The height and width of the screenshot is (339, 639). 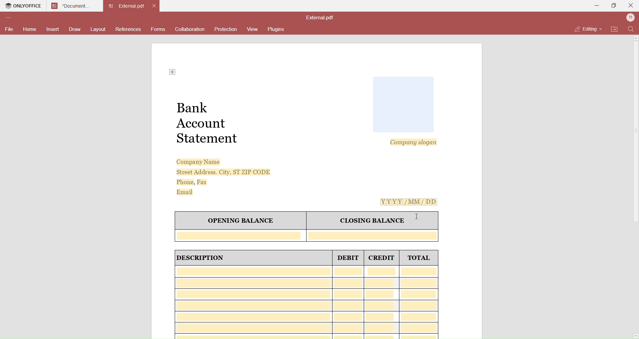 What do you see at coordinates (155, 7) in the screenshot?
I see `Close` at bounding box center [155, 7].